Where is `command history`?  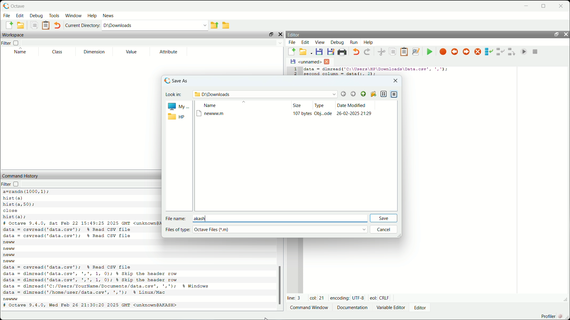 command history is located at coordinates (19, 175).